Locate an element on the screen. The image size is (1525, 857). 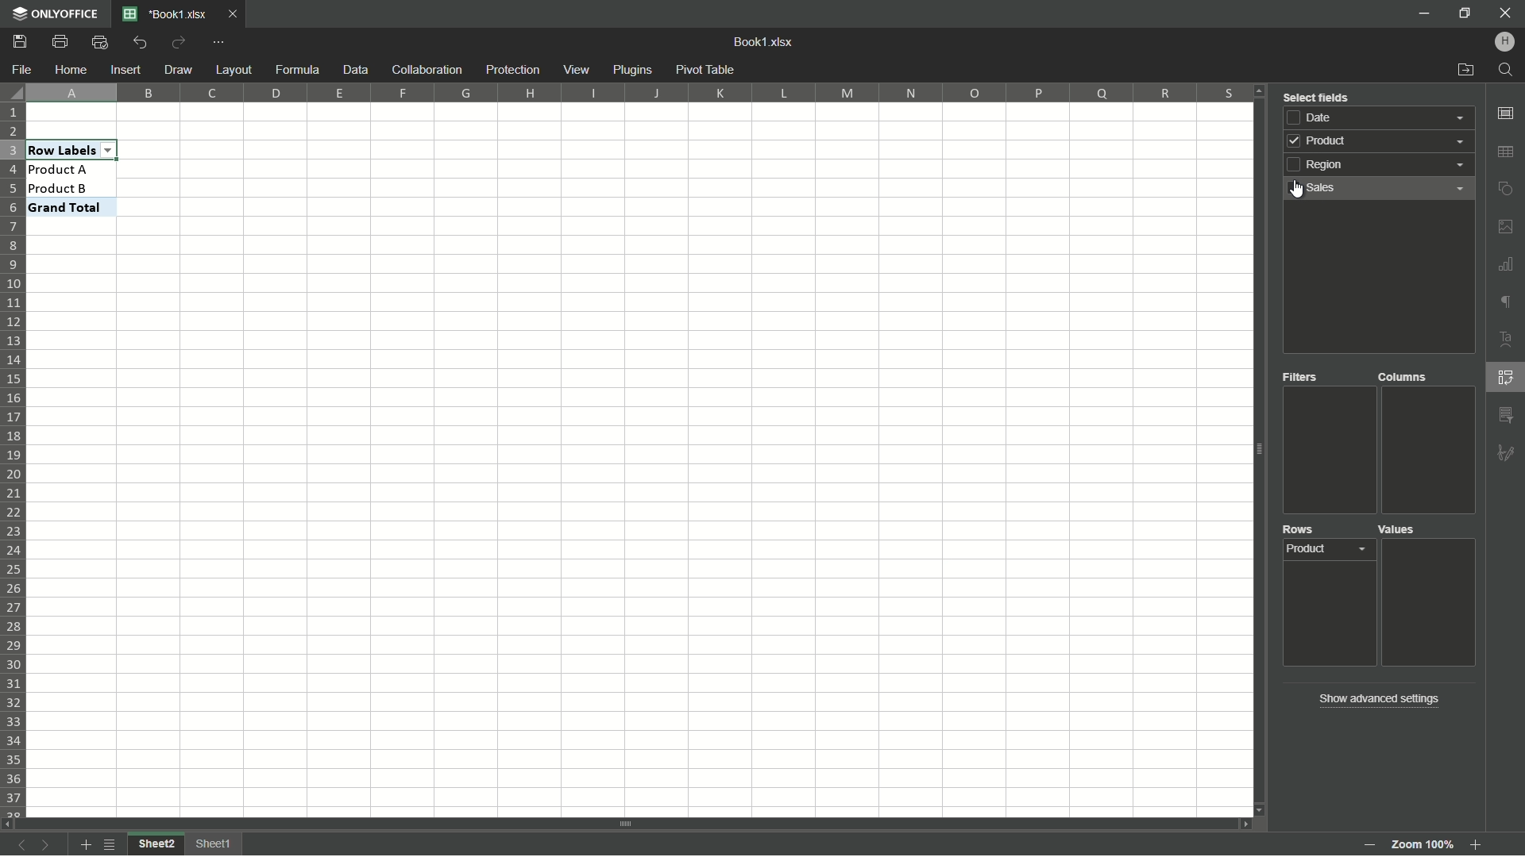
insert slicer is located at coordinates (1506, 413).